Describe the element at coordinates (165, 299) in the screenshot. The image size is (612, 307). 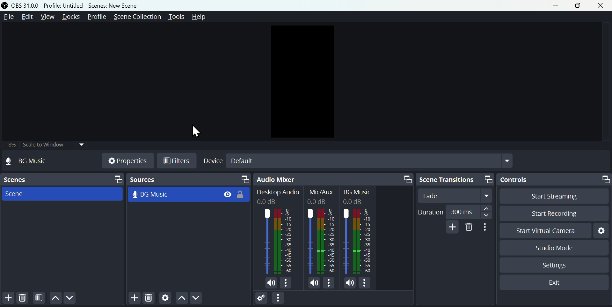
I see `Settings` at that location.